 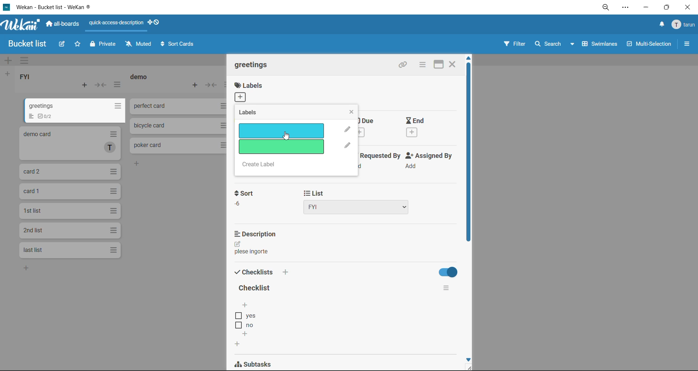 What do you see at coordinates (139, 45) in the screenshot?
I see `muted` at bounding box center [139, 45].